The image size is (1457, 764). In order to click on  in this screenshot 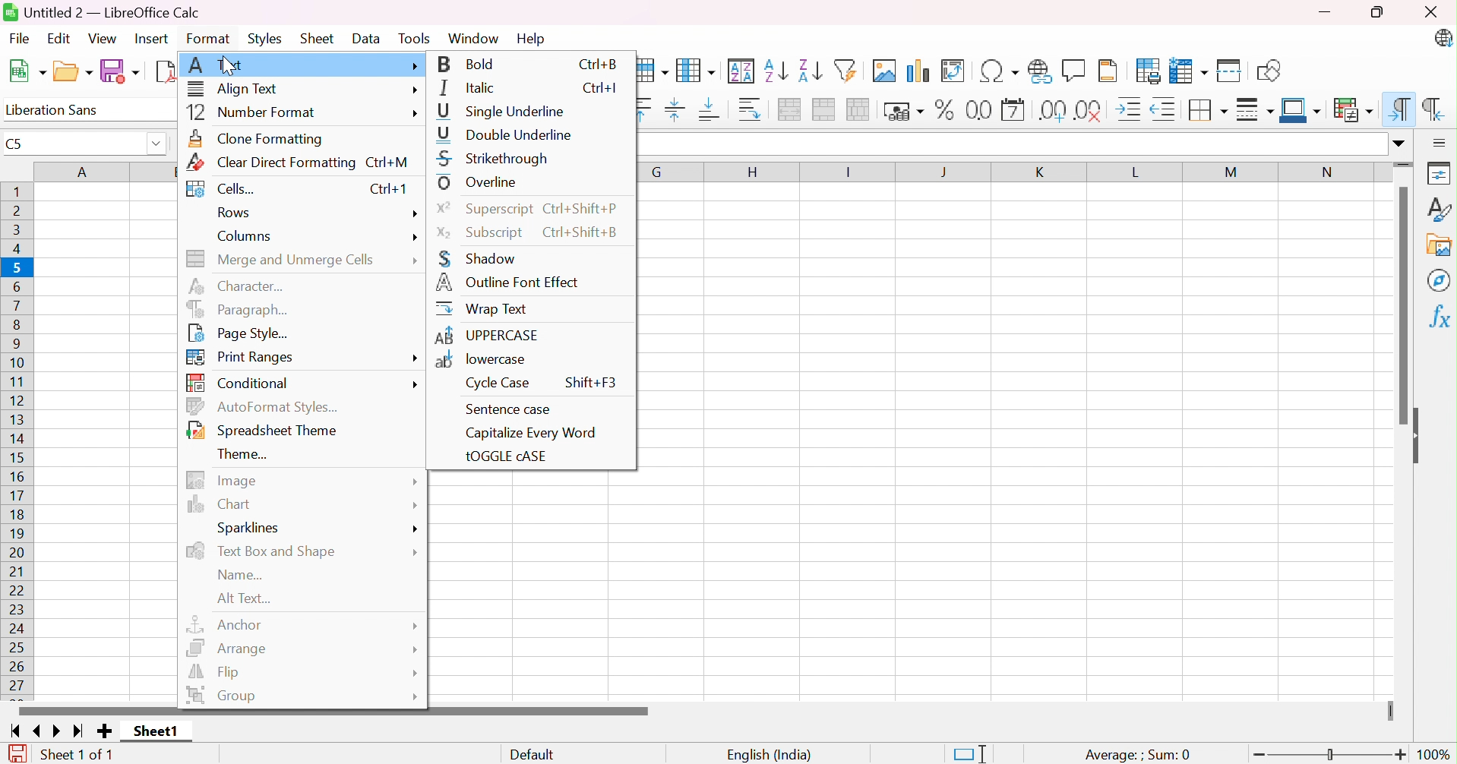, I will do `click(106, 37)`.